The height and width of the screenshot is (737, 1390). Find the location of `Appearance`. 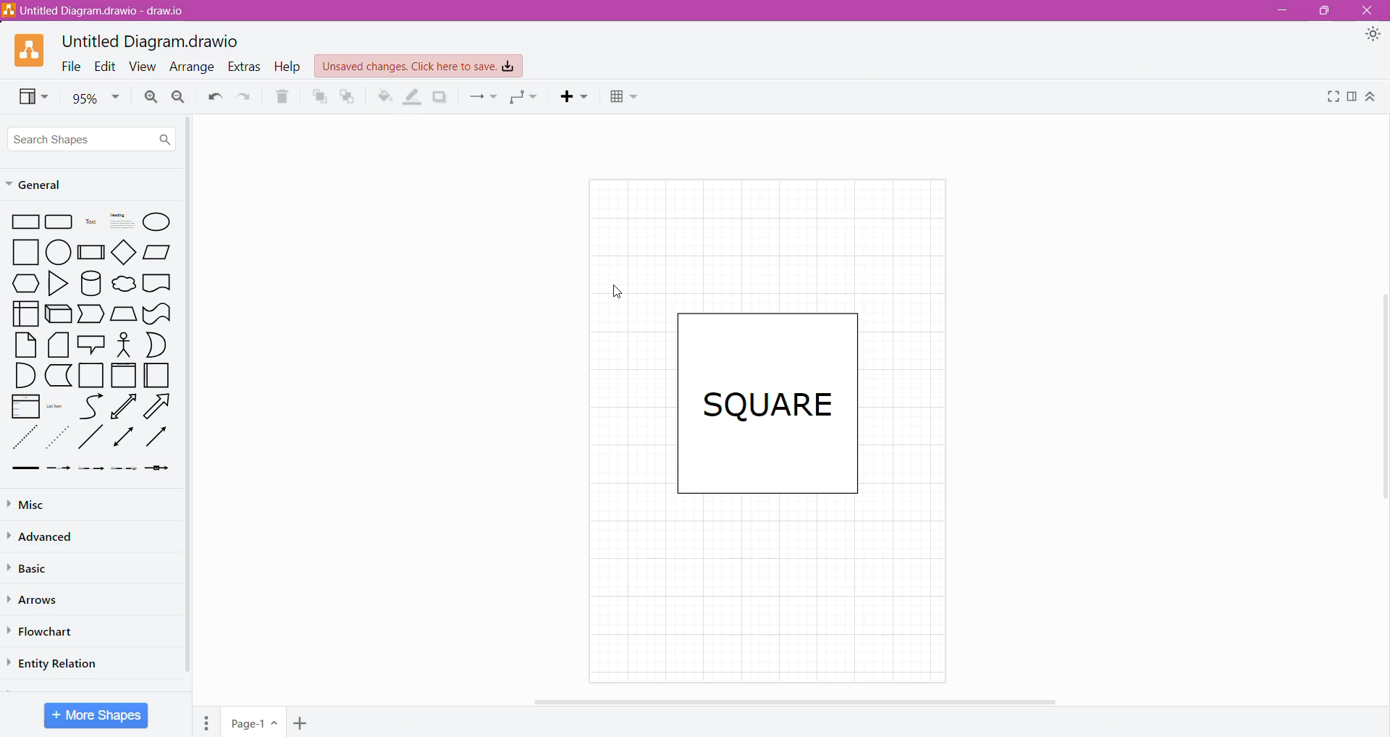

Appearance is located at coordinates (1371, 35).